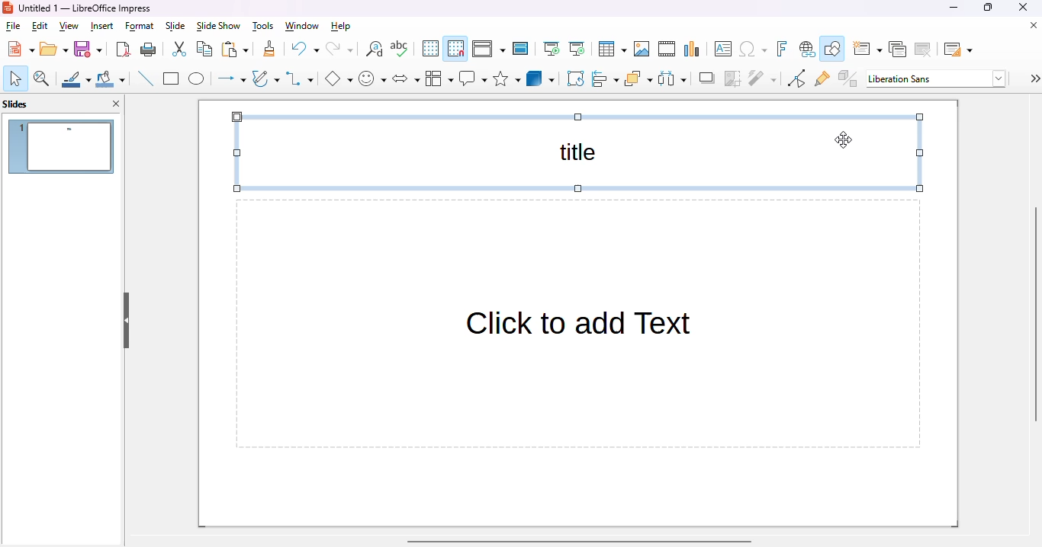  Describe the element at coordinates (797, 78) in the screenshot. I see `toggle point edit mode` at that location.